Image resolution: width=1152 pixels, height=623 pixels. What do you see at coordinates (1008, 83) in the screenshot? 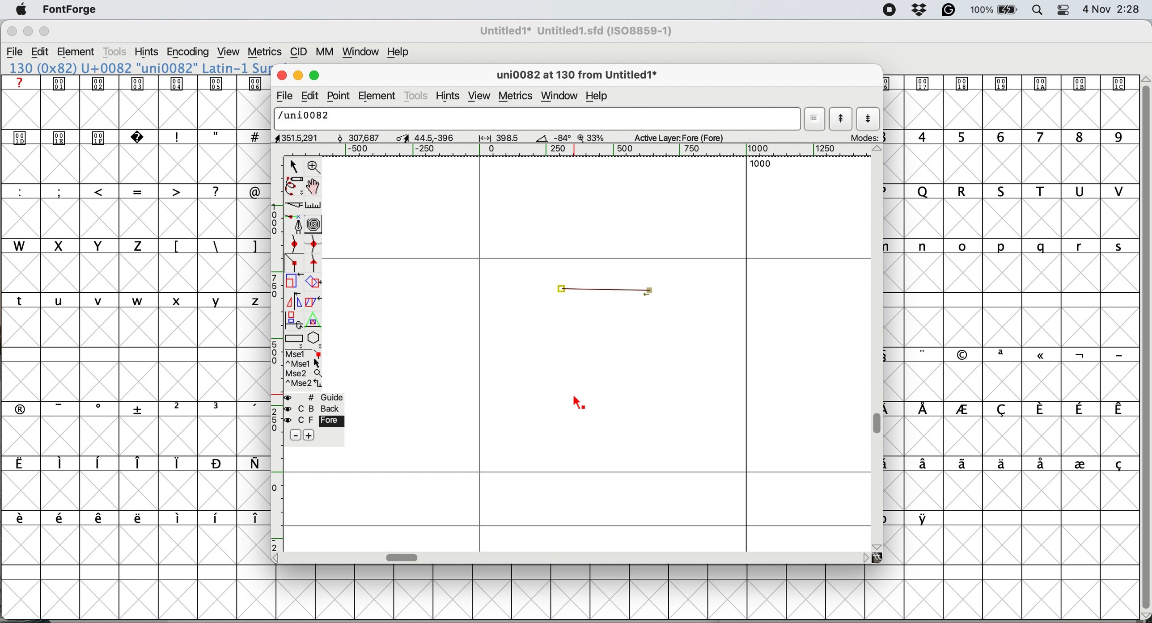
I see `symbol` at bounding box center [1008, 83].